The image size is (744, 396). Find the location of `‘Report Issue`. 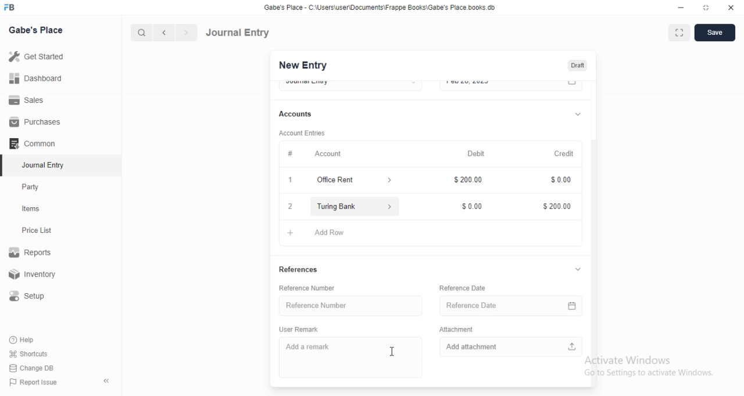

‘Report Issue is located at coordinates (32, 382).